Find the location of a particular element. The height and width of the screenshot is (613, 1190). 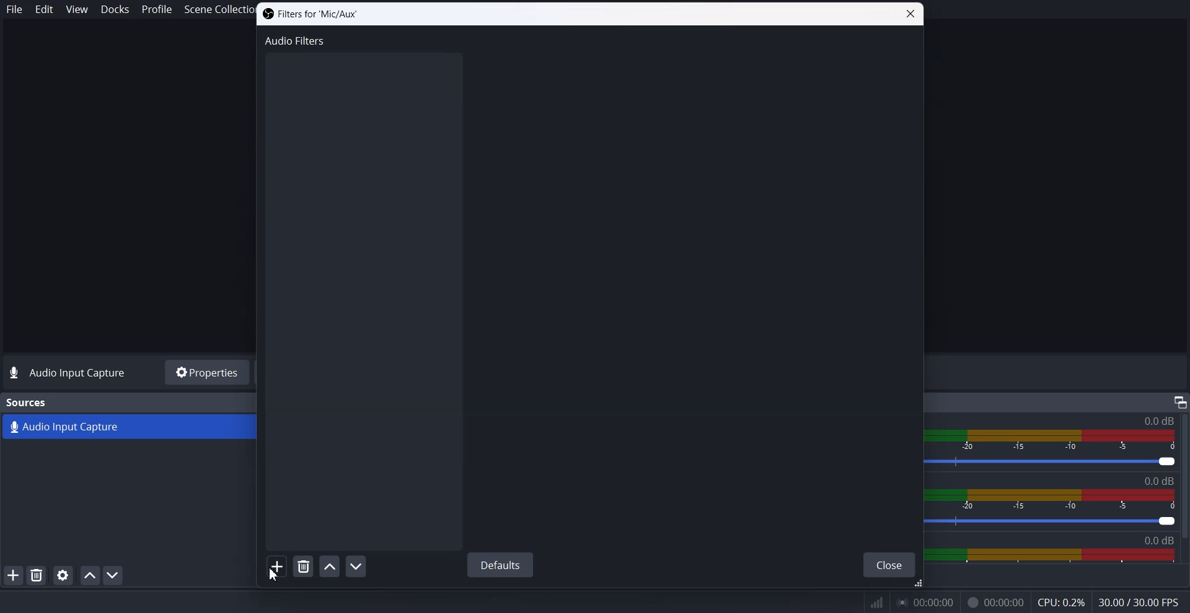

Audio Input capture is located at coordinates (1158, 421).